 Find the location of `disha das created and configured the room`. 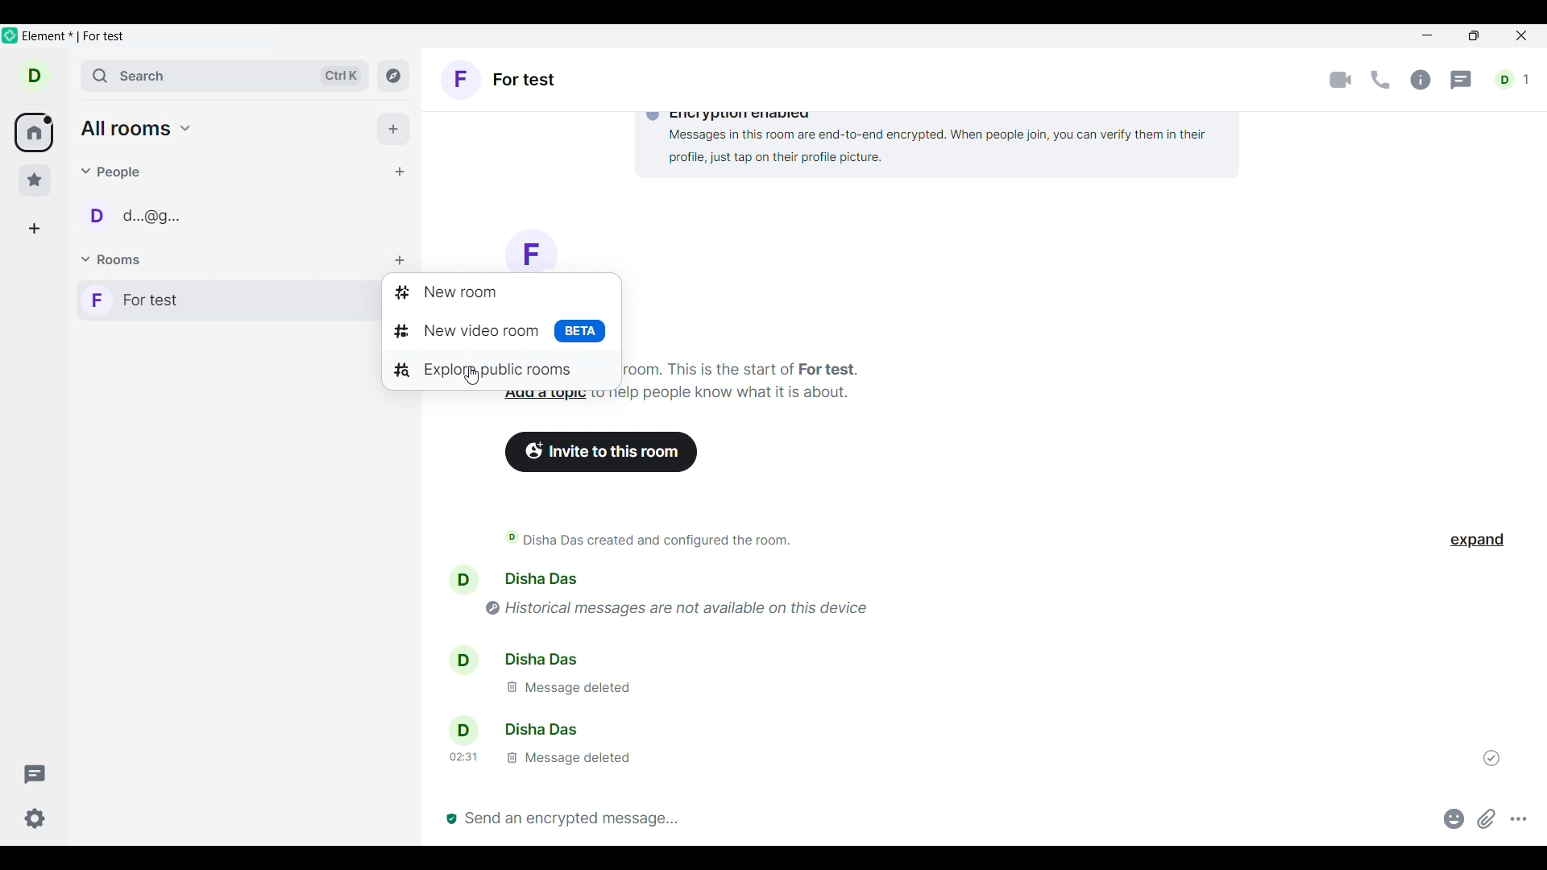

disha das created and configured the room is located at coordinates (649, 541).